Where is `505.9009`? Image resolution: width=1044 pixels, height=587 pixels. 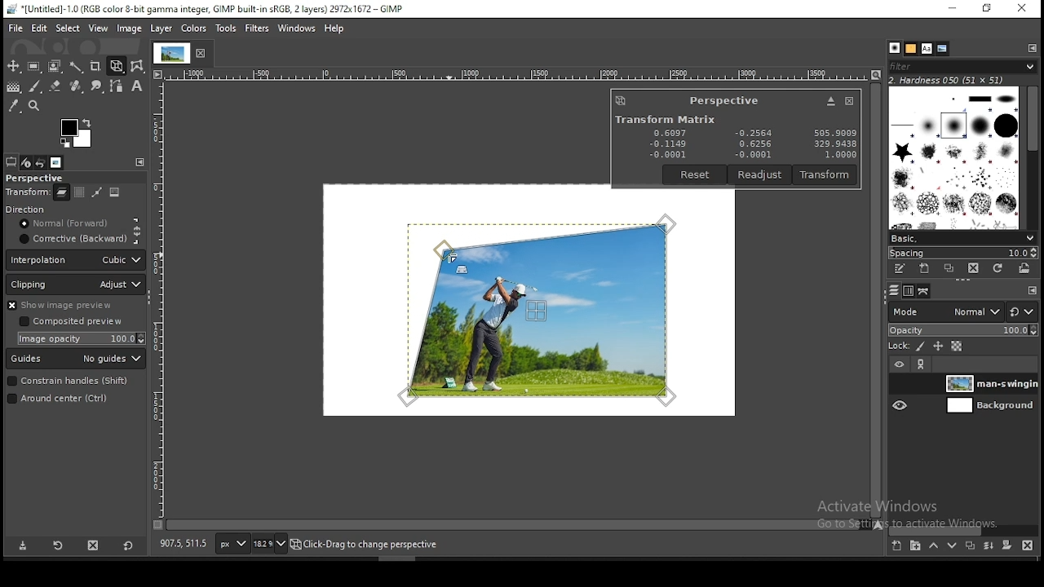
505.9009 is located at coordinates (834, 132).